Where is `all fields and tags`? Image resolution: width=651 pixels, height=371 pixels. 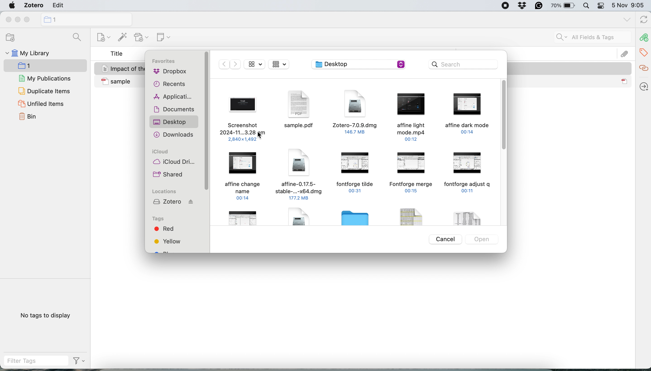 all fields and tags is located at coordinates (587, 38).